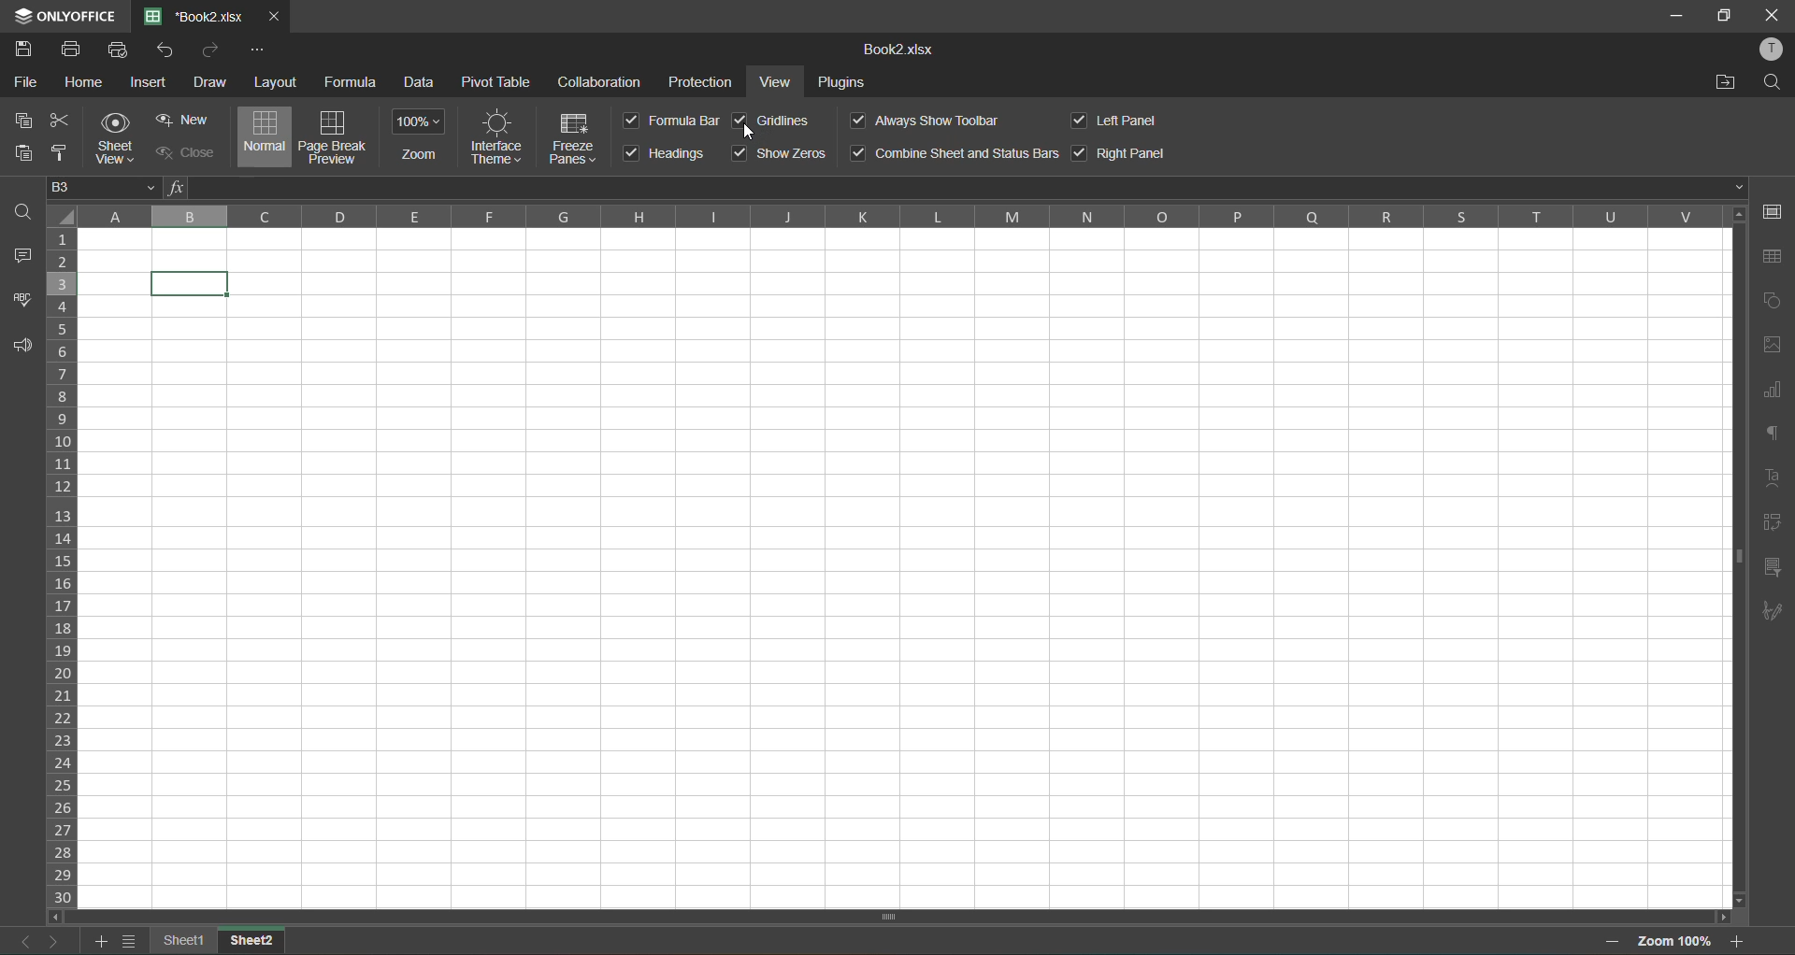 The height and width of the screenshot is (955, 1795). I want to click on add list, so click(102, 945).